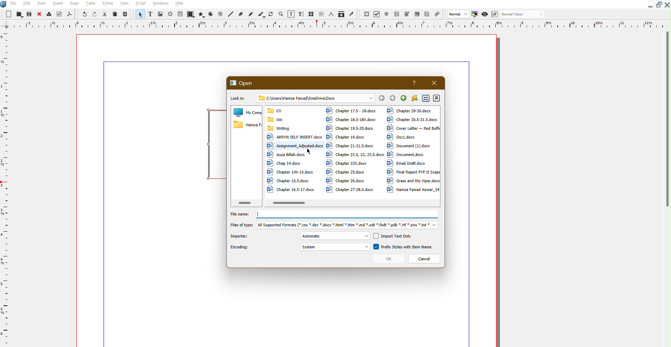 The image size is (671, 347). What do you see at coordinates (335, 214) in the screenshot?
I see `File name` at bounding box center [335, 214].